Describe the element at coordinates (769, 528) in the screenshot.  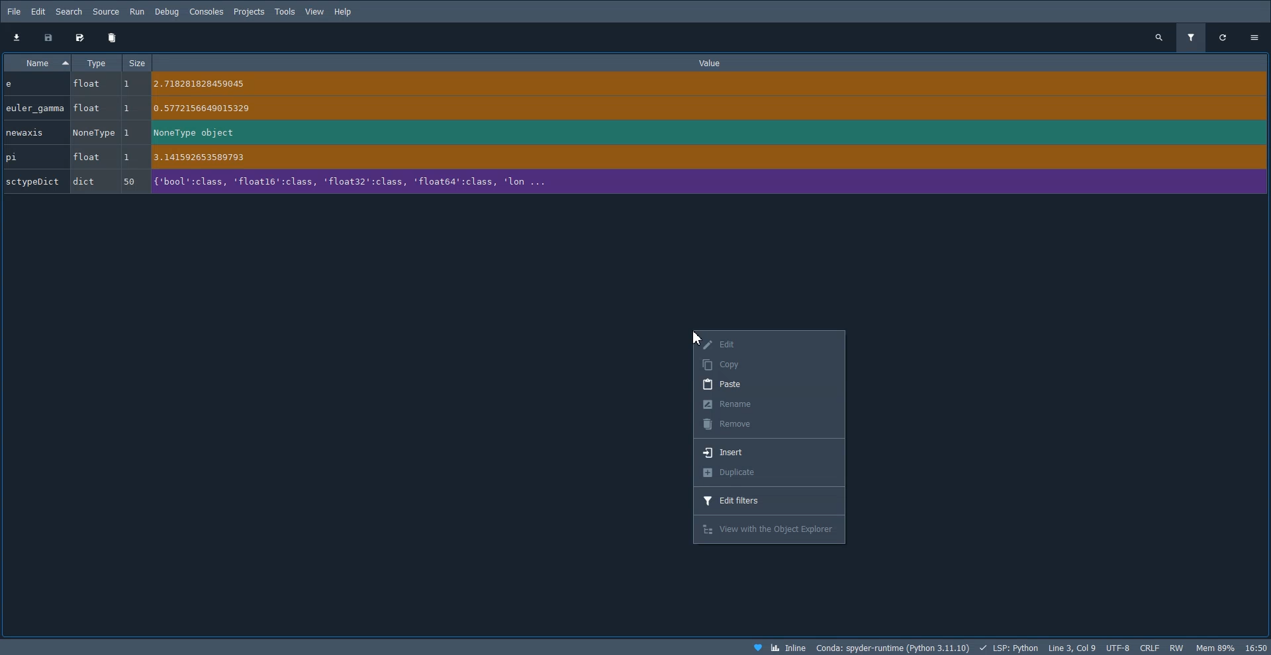
I see `View with the cyber explorer` at that location.